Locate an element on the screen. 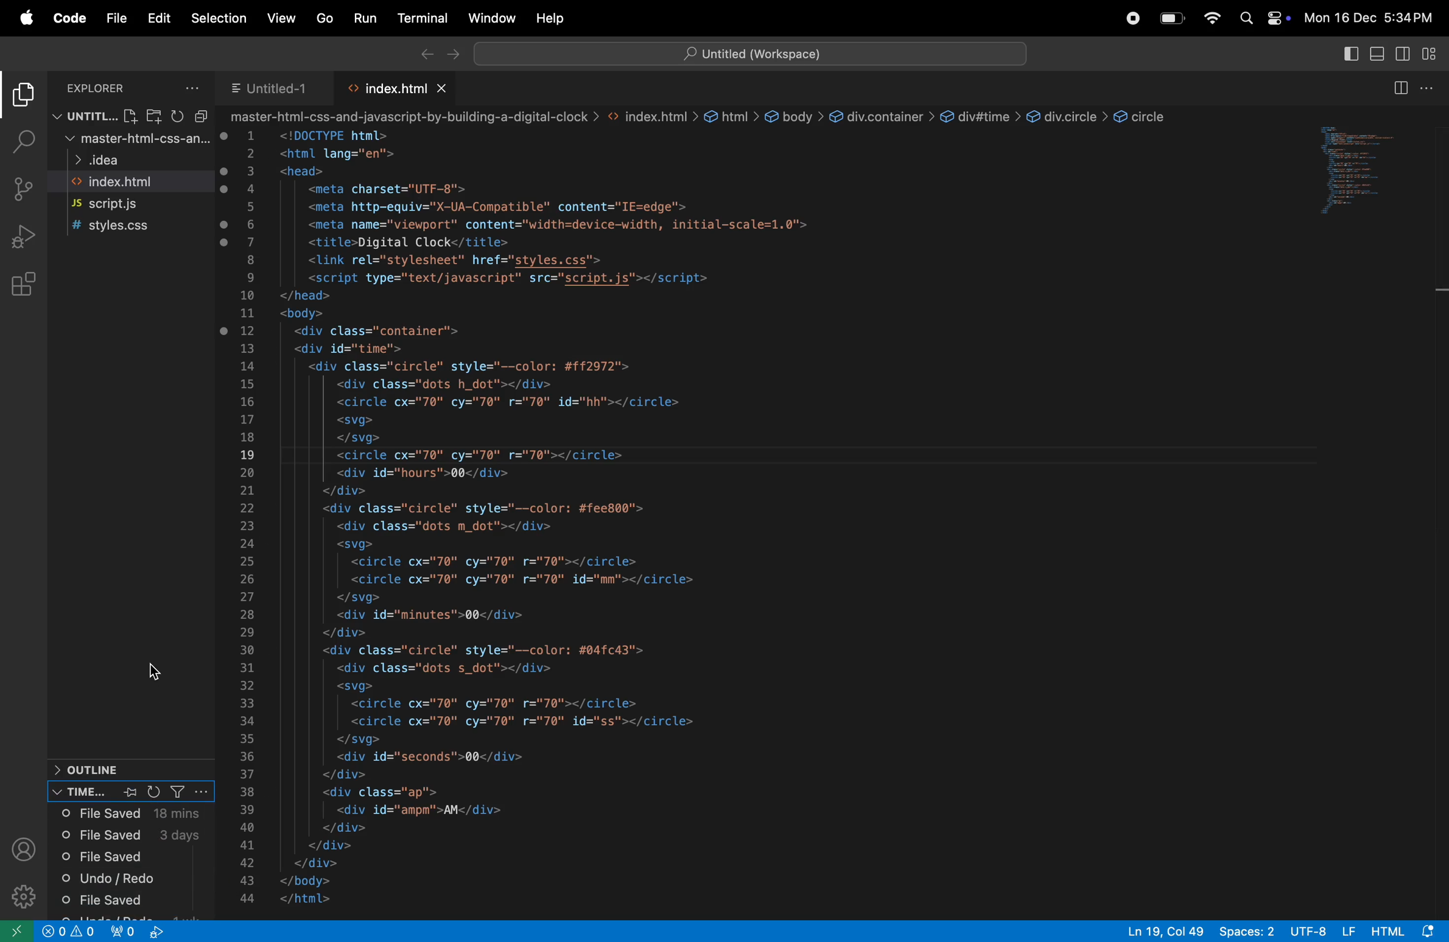 Image resolution: width=1449 pixels, height=942 pixels. <meta http-equiv="X-UA-Compatible" content="IE=edge"> is located at coordinates (500, 206).